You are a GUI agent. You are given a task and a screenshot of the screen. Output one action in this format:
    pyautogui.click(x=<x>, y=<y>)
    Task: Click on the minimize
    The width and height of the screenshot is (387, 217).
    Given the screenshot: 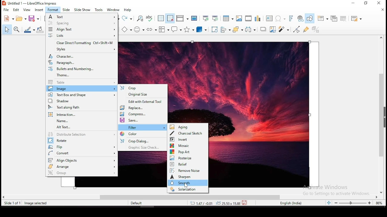 What is the action you would take?
    pyautogui.click(x=354, y=3)
    